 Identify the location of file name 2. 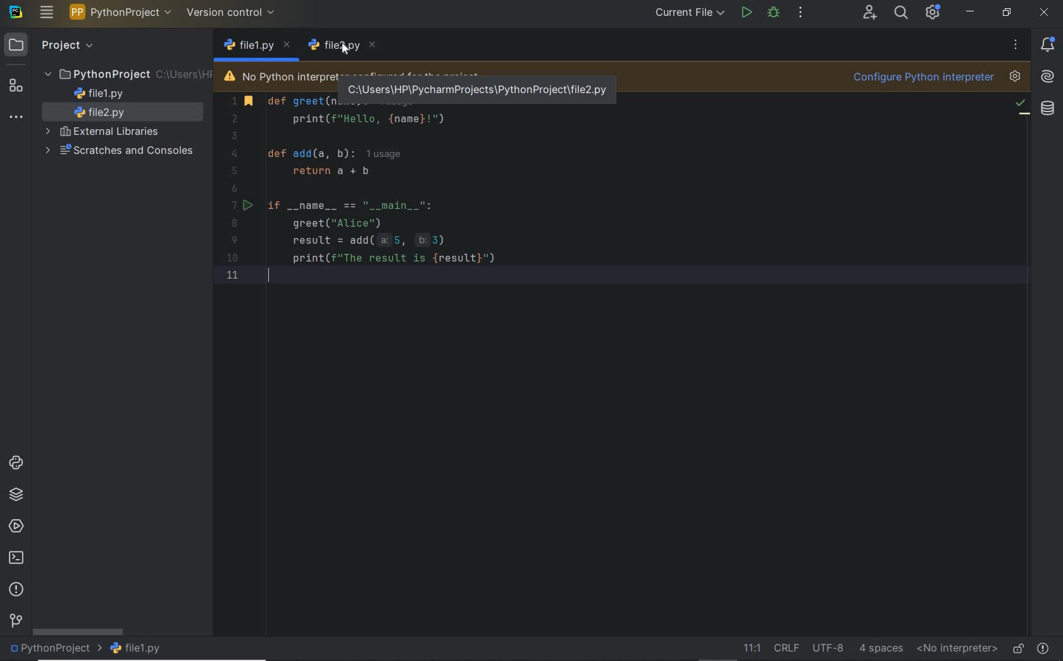
(104, 113).